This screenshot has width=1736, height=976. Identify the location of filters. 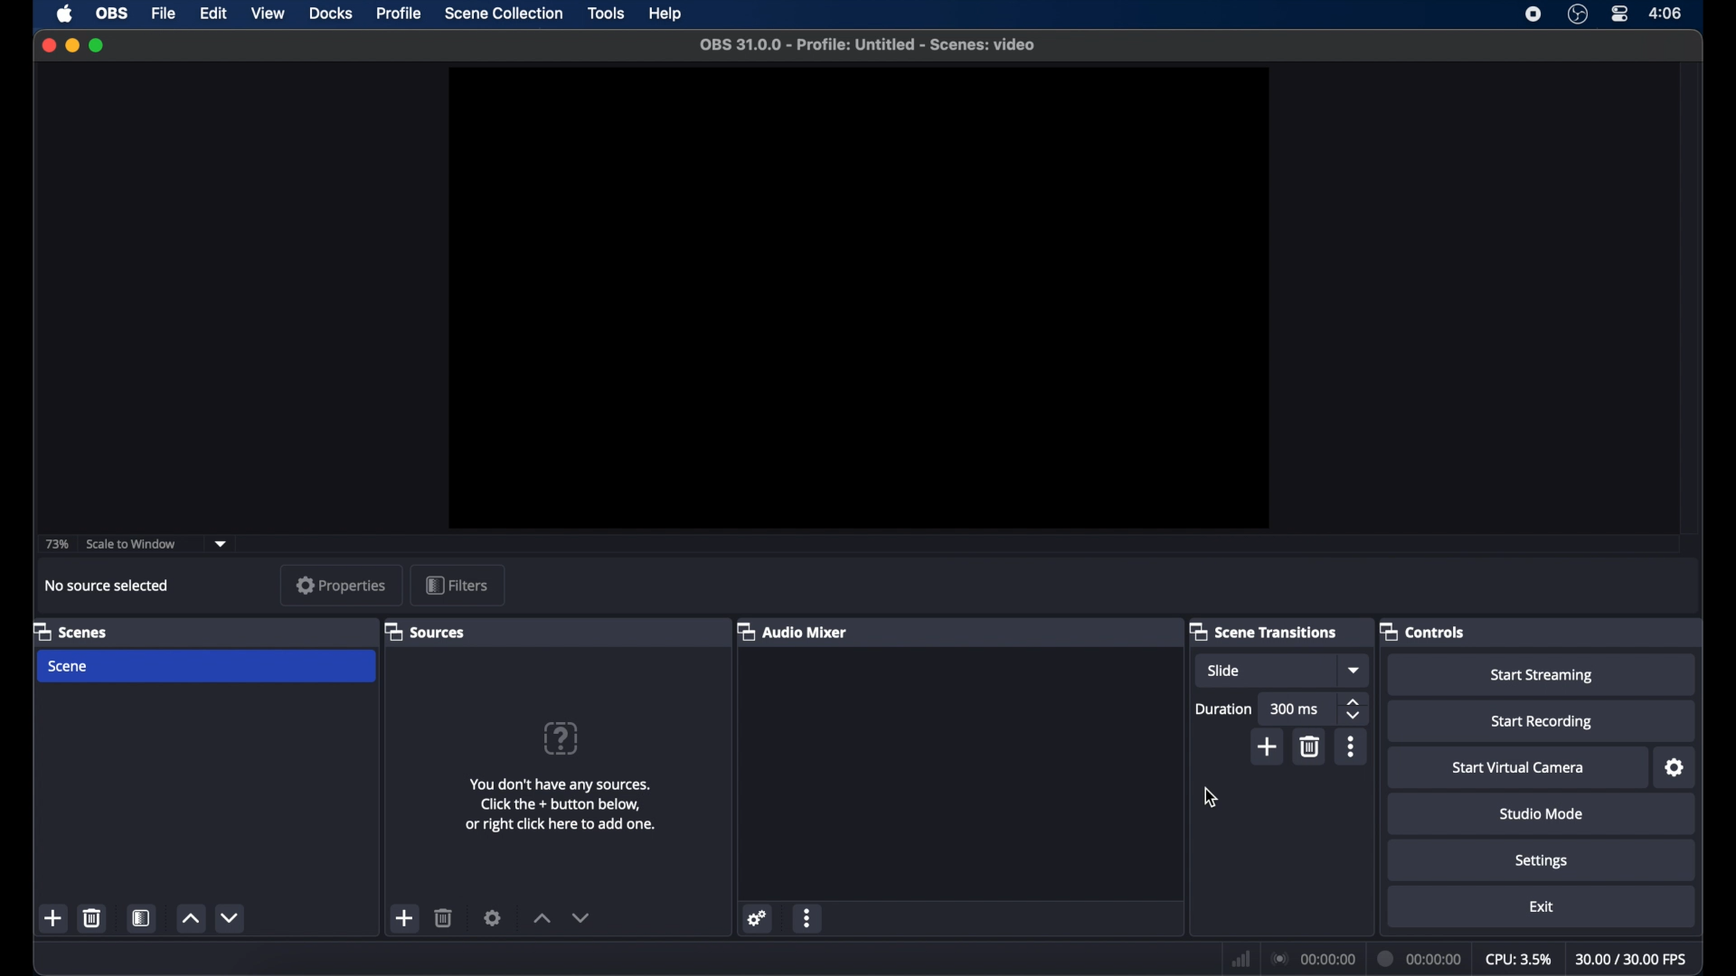
(456, 584).